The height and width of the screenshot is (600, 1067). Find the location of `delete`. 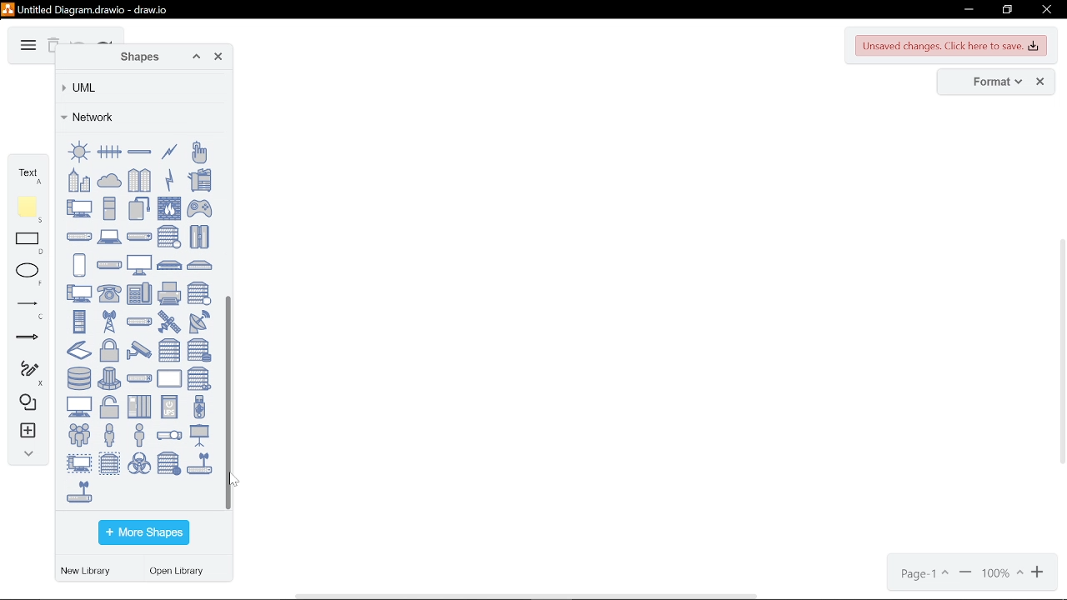

delete is located at coordinates (53, 47).